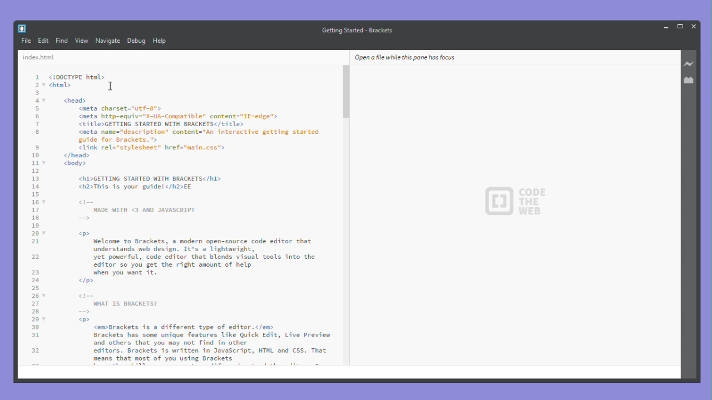 Image resolution: width=712 pixels, height=400 pixels. Describe the element at coordinates (38, 78) in the screenshot. I see `1` at that location.